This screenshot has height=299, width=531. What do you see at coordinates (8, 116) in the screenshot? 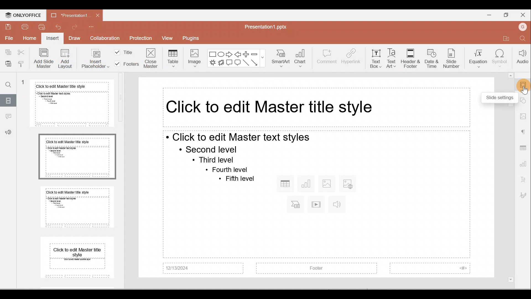
I see `Comment` at bounding box center [8, 116].